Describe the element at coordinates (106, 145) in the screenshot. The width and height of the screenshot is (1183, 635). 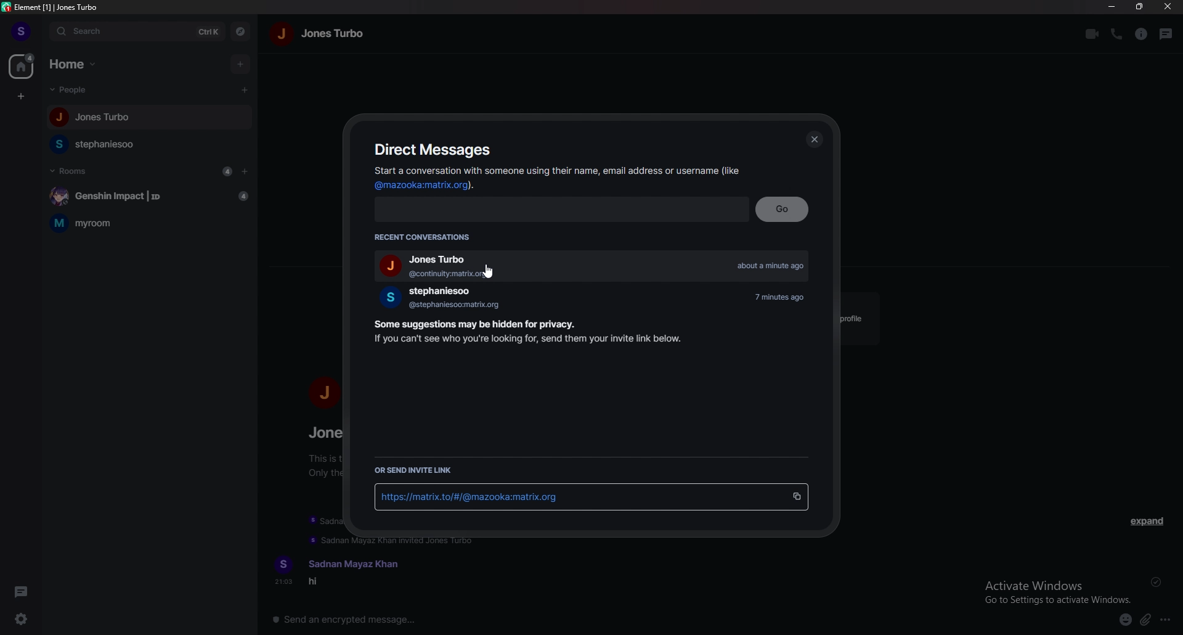
I see `stephaniesoo` at that location.